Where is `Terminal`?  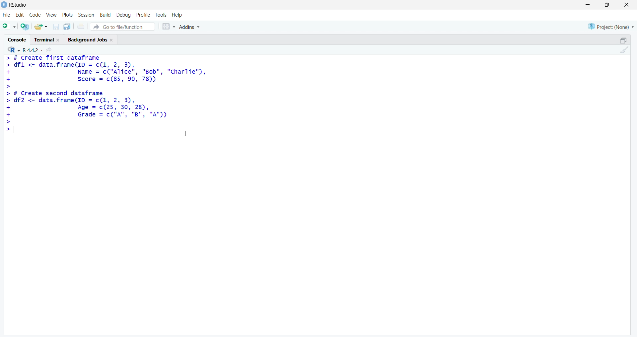 Terminal is located at coordinates (48, 39).